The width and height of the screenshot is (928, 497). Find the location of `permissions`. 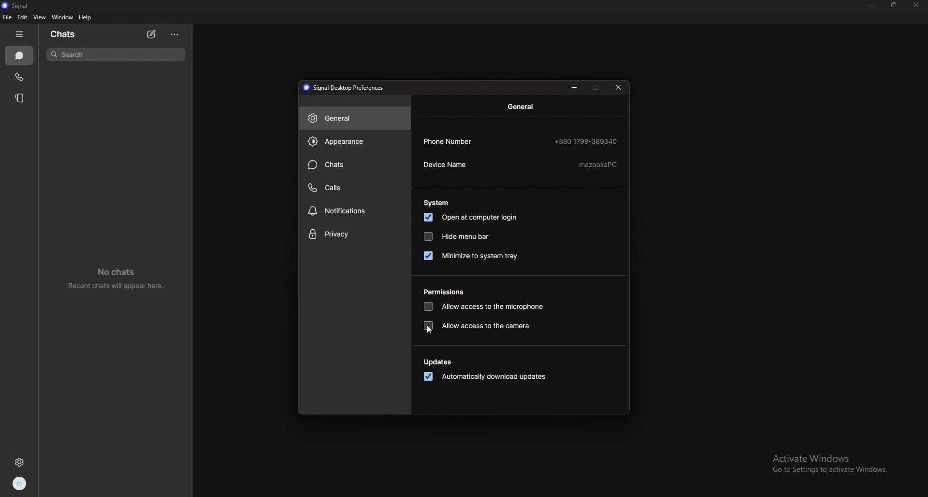

permissions is located at coordinates (445, 291).